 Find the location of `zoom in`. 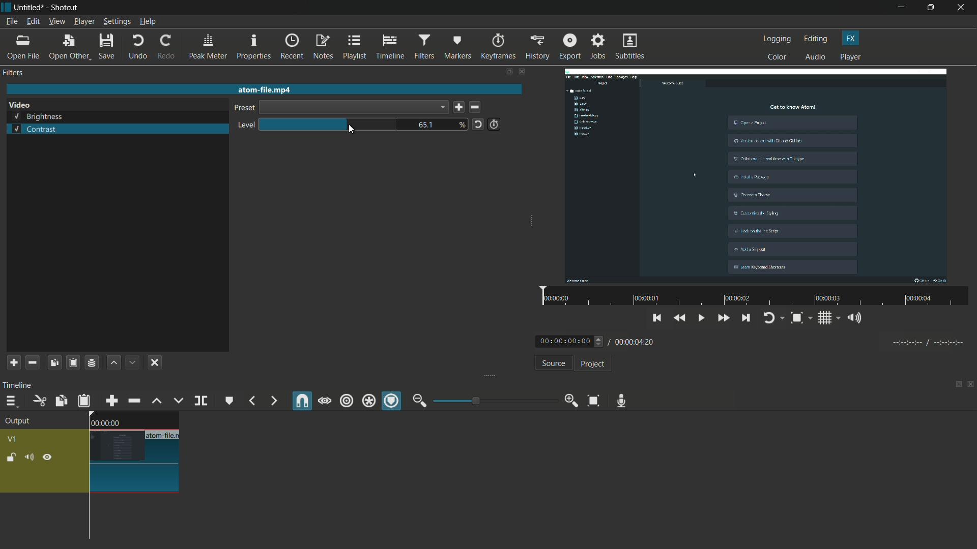

zoom in is located at coordinates (569, 401).